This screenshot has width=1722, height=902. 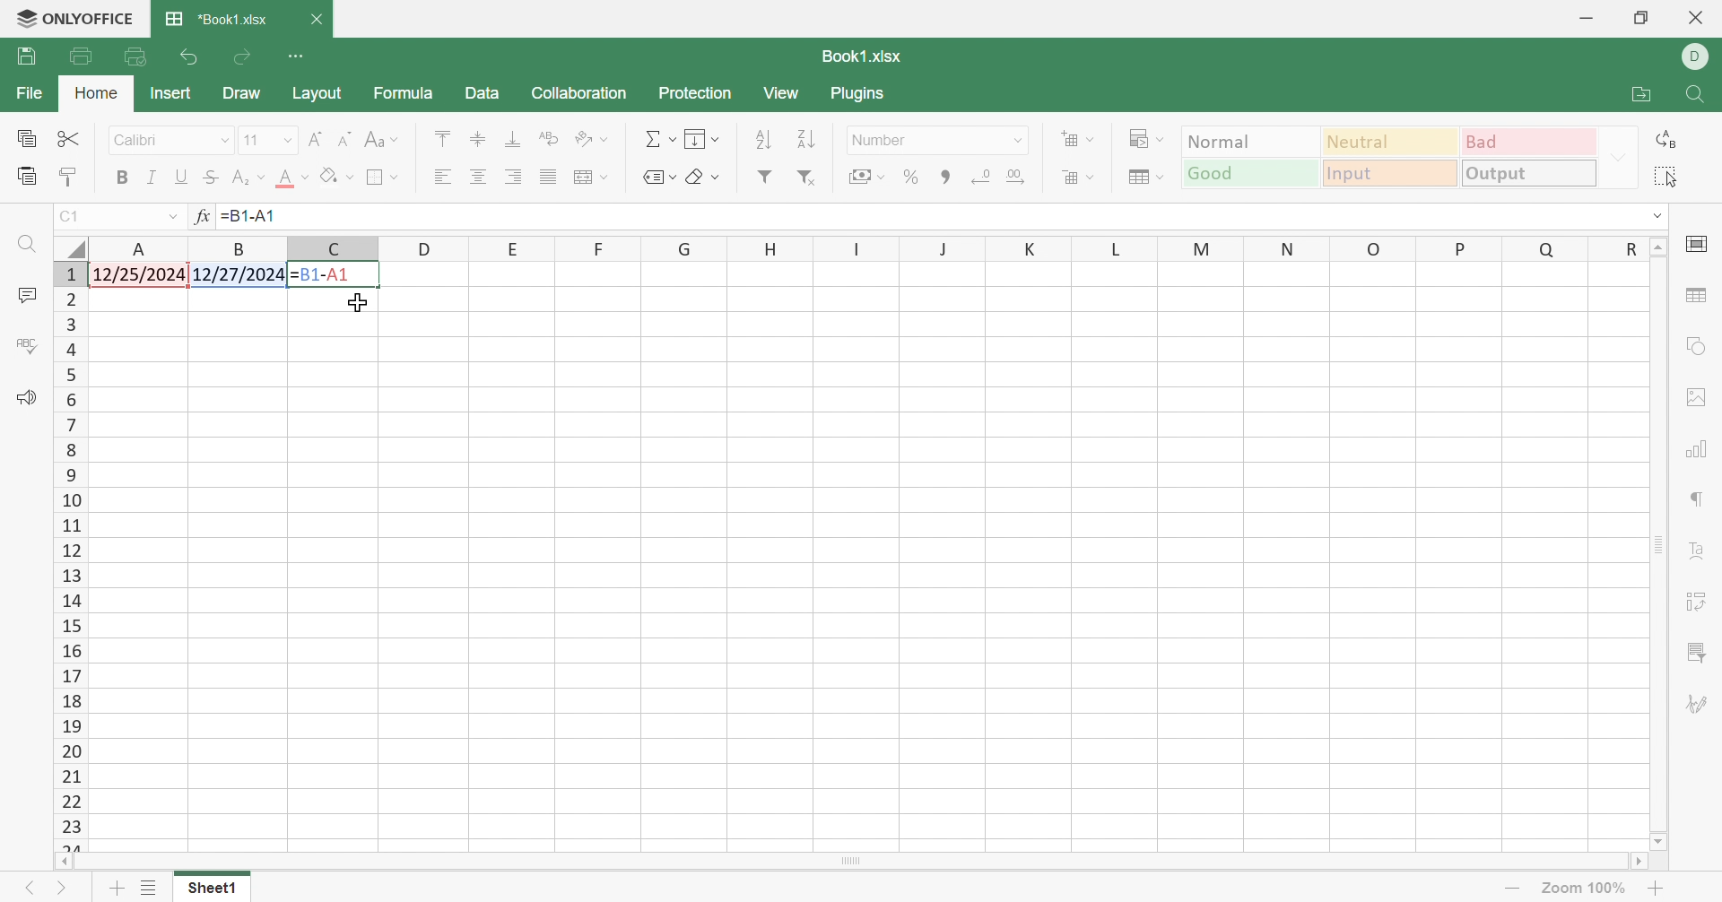 What do you see at coordinates (28, 138) in the screenshot?
I see `Copy` at bounding box center [28, 138].